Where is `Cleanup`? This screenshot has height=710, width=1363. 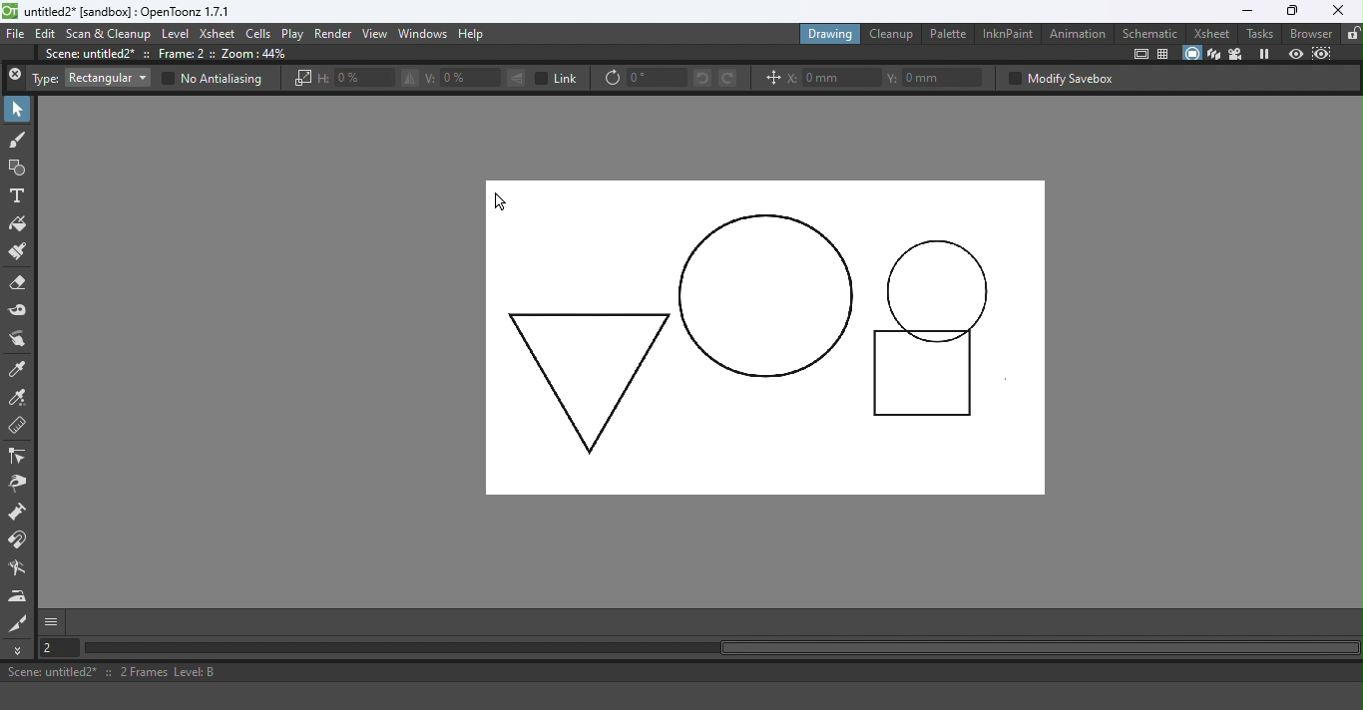 Cleanup is located at coordinates (892, 34).